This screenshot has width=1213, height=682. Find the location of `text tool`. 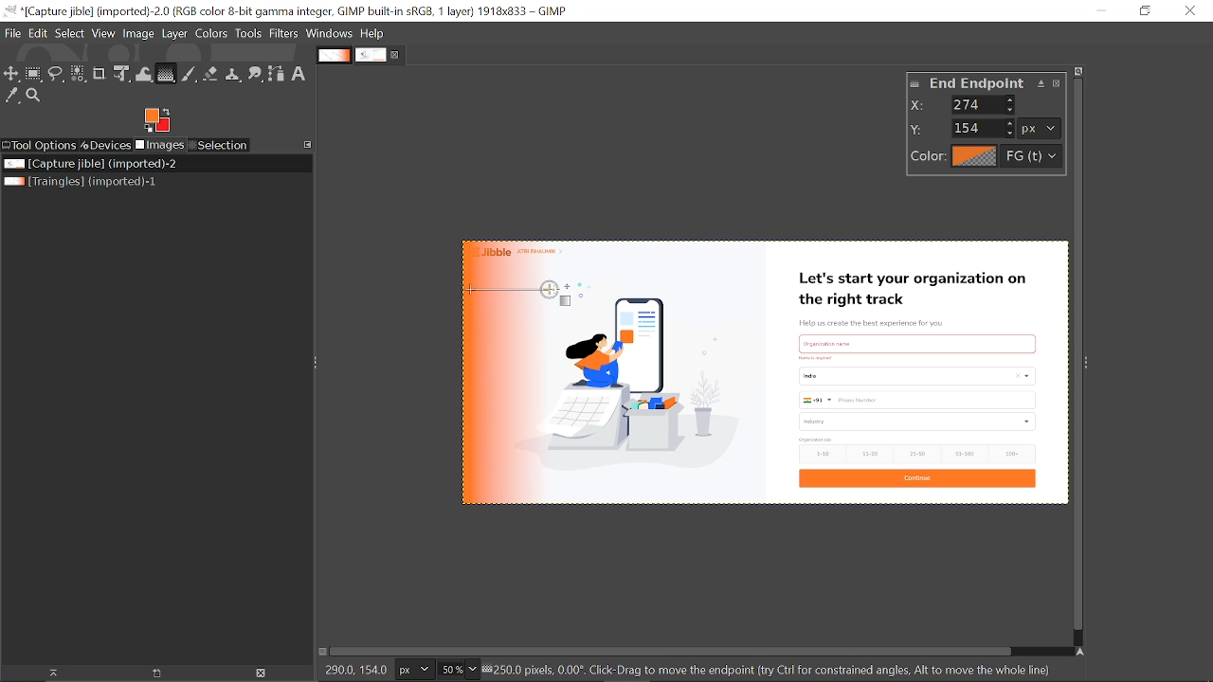

text tool is located at coordinates (301, 74).